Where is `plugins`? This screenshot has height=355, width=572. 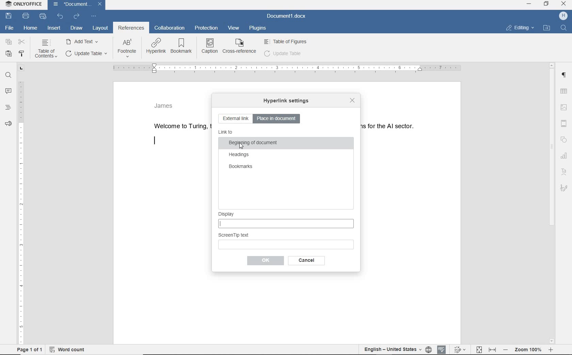 plugins is located at coordinates (258, 30).